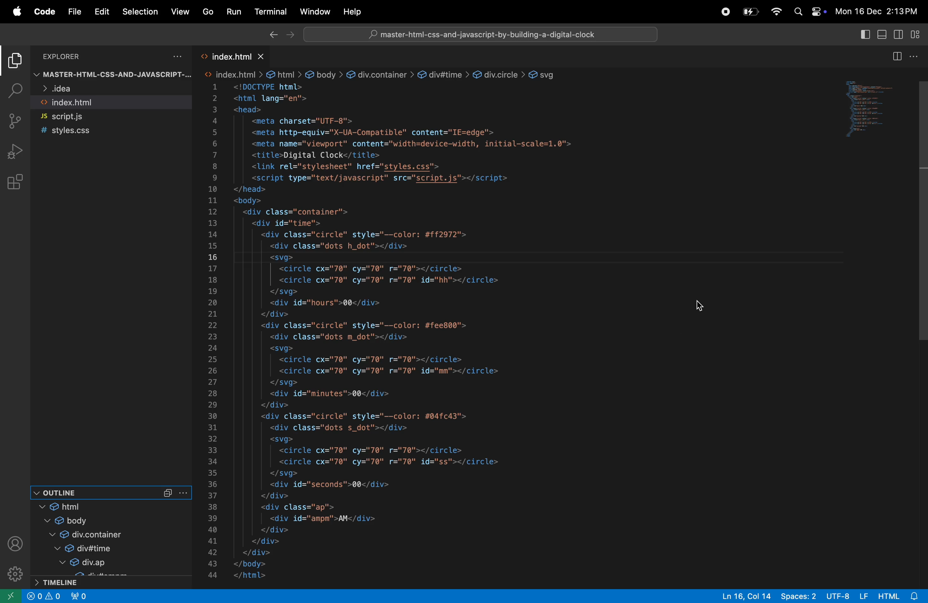  Describe the element at coordinates (208, 12) in the screenshot. I see `Go` at that location.